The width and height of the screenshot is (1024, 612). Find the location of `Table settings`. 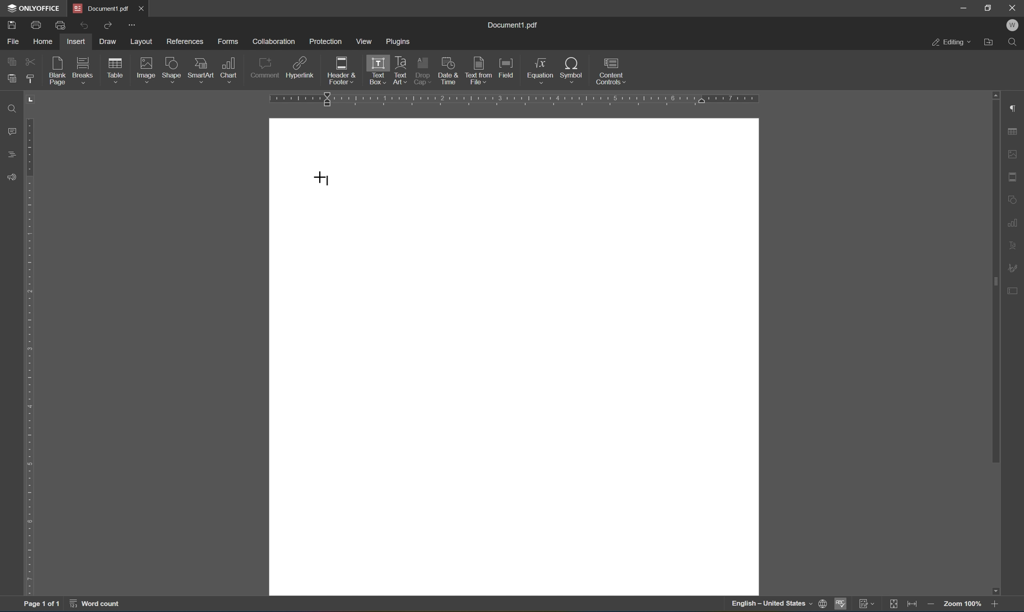

Table settings is located at coordinates (1013, 132).